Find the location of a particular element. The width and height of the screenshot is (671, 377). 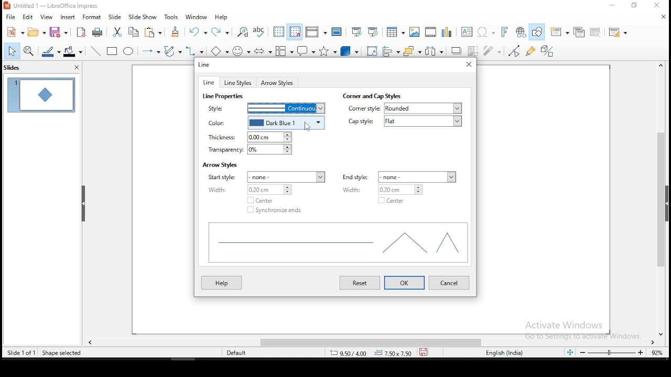

hwlp is located at coordinates (222, 283).